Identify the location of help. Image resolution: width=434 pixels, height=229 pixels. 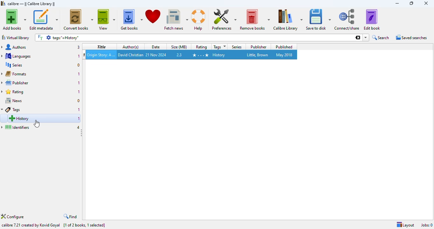
(198, 19).